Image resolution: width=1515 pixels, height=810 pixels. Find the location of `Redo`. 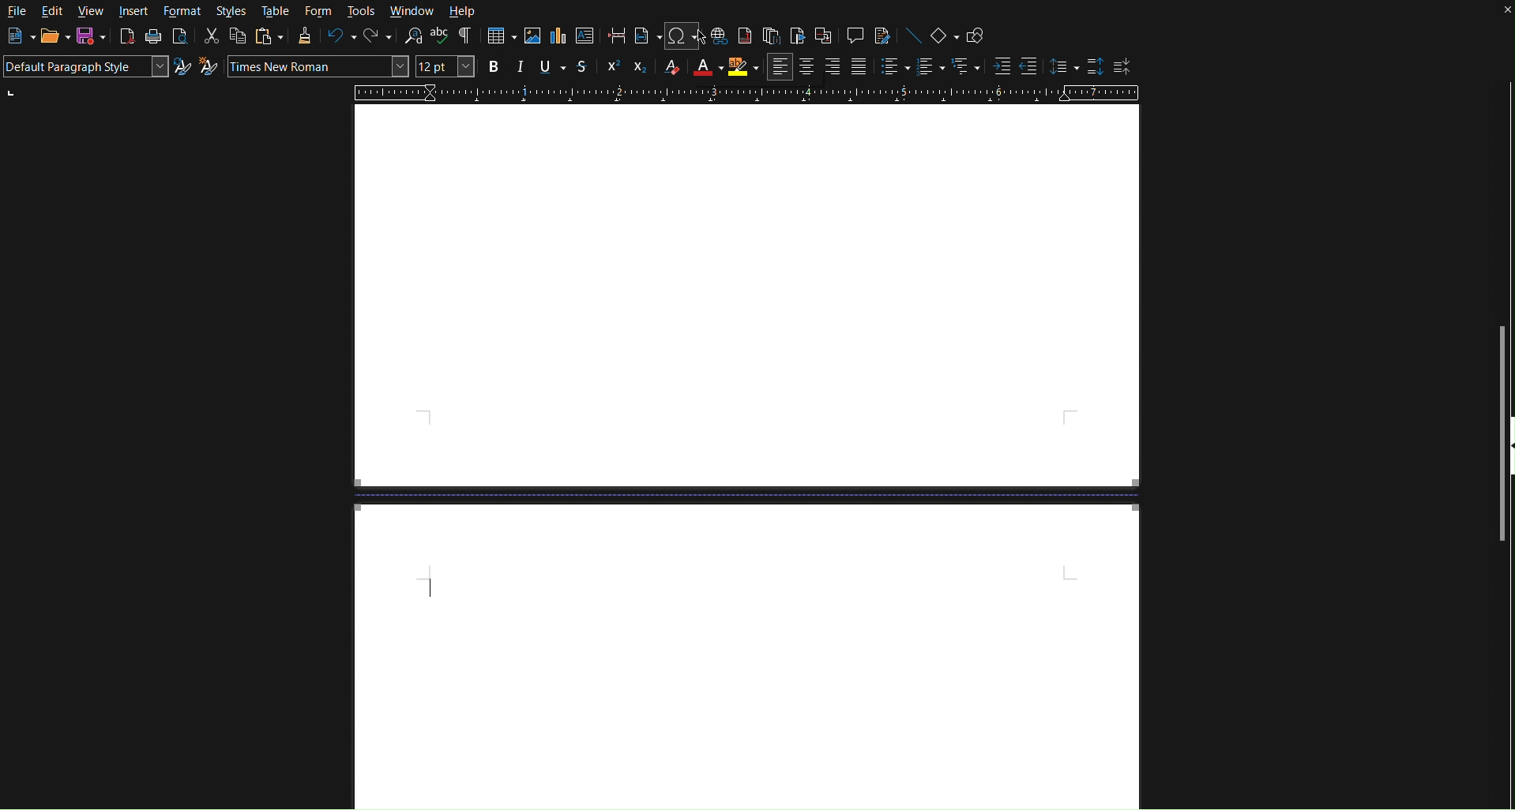

Redo is located at coordinates (378, 37).